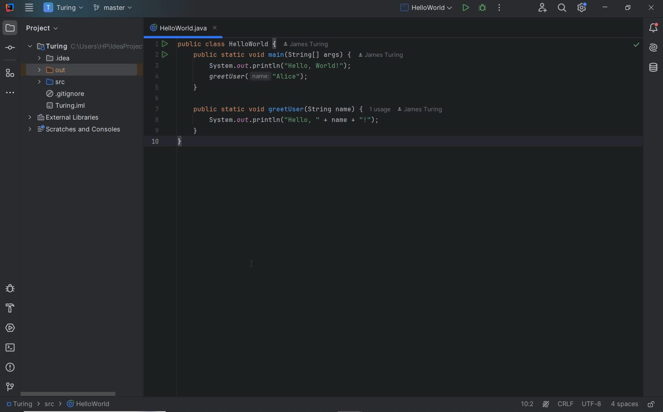 This screenshot has height=412, width=663. Describe the element at coordinates (636, 46) in the screenshot. I see `no problems` at that location.